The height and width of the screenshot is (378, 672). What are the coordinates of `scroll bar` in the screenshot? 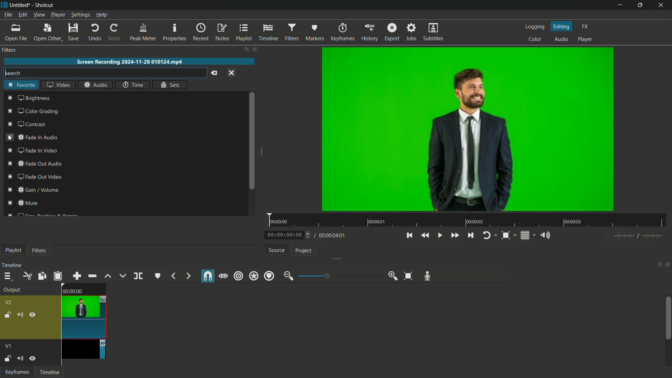 It's located at (668, 318).